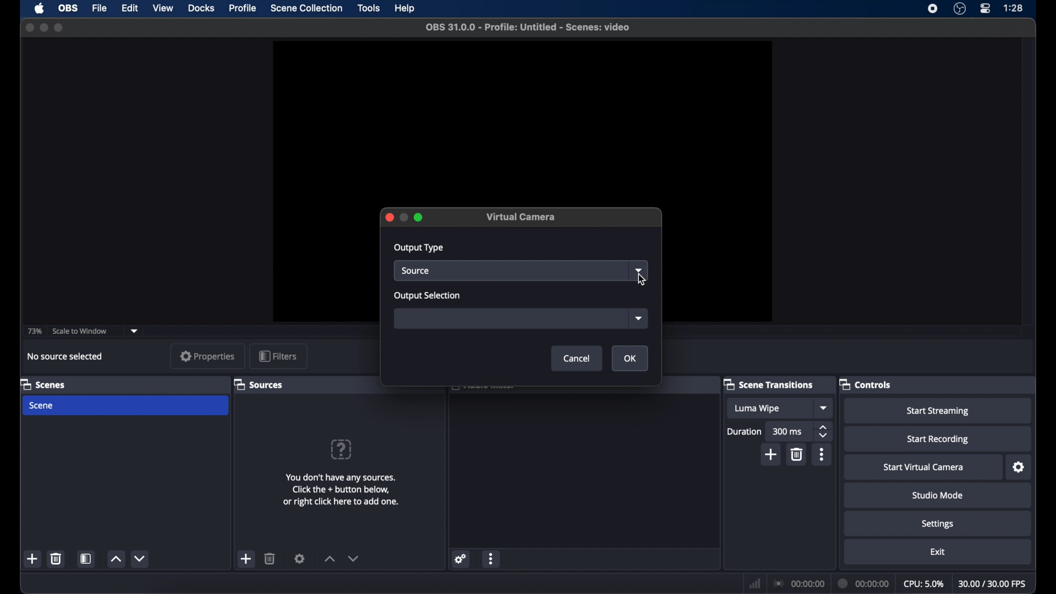  Describe the element at coordinates (1018, 467) in the screenshot. I see `settings` at that location.